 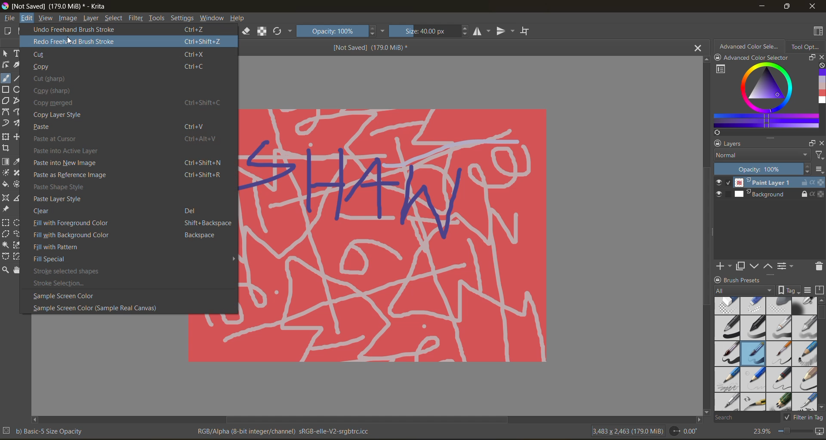 What do you see at coordinates (704, 409) in the screenshot?
I see `scroll down` at bounding box center [704, 409].